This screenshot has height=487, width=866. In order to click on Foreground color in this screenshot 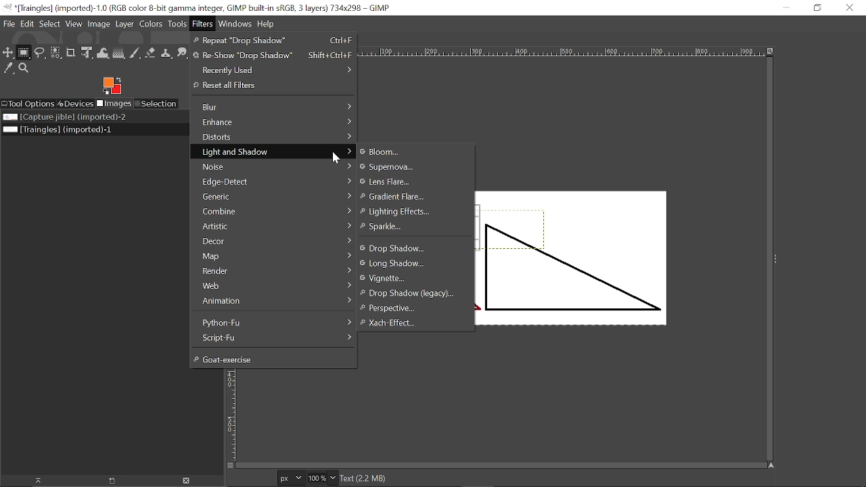, I will do `click(114, 85)`.